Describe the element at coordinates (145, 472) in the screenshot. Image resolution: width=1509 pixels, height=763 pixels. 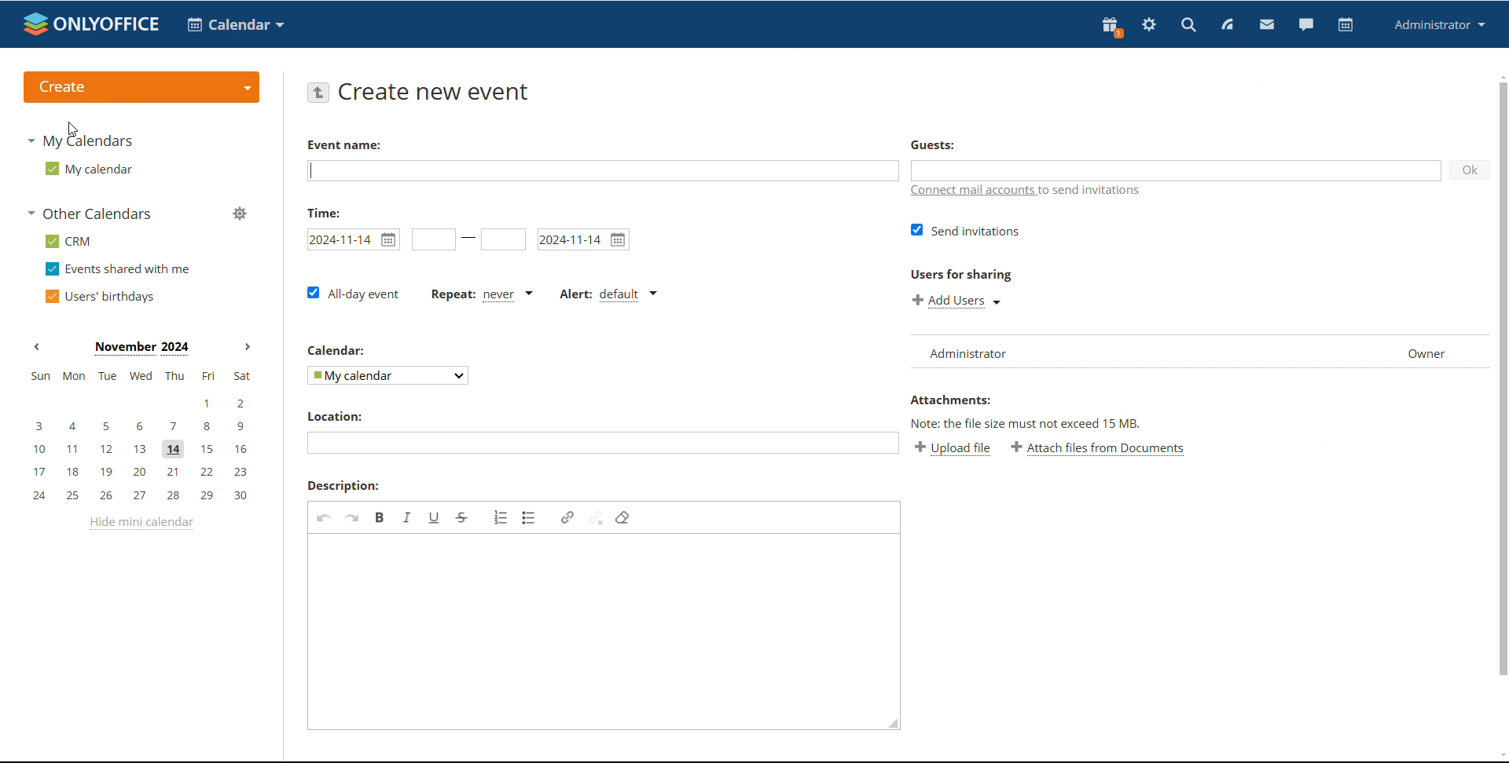
I see `17, 18, 19, 20, 21, 22, 23` at that location.